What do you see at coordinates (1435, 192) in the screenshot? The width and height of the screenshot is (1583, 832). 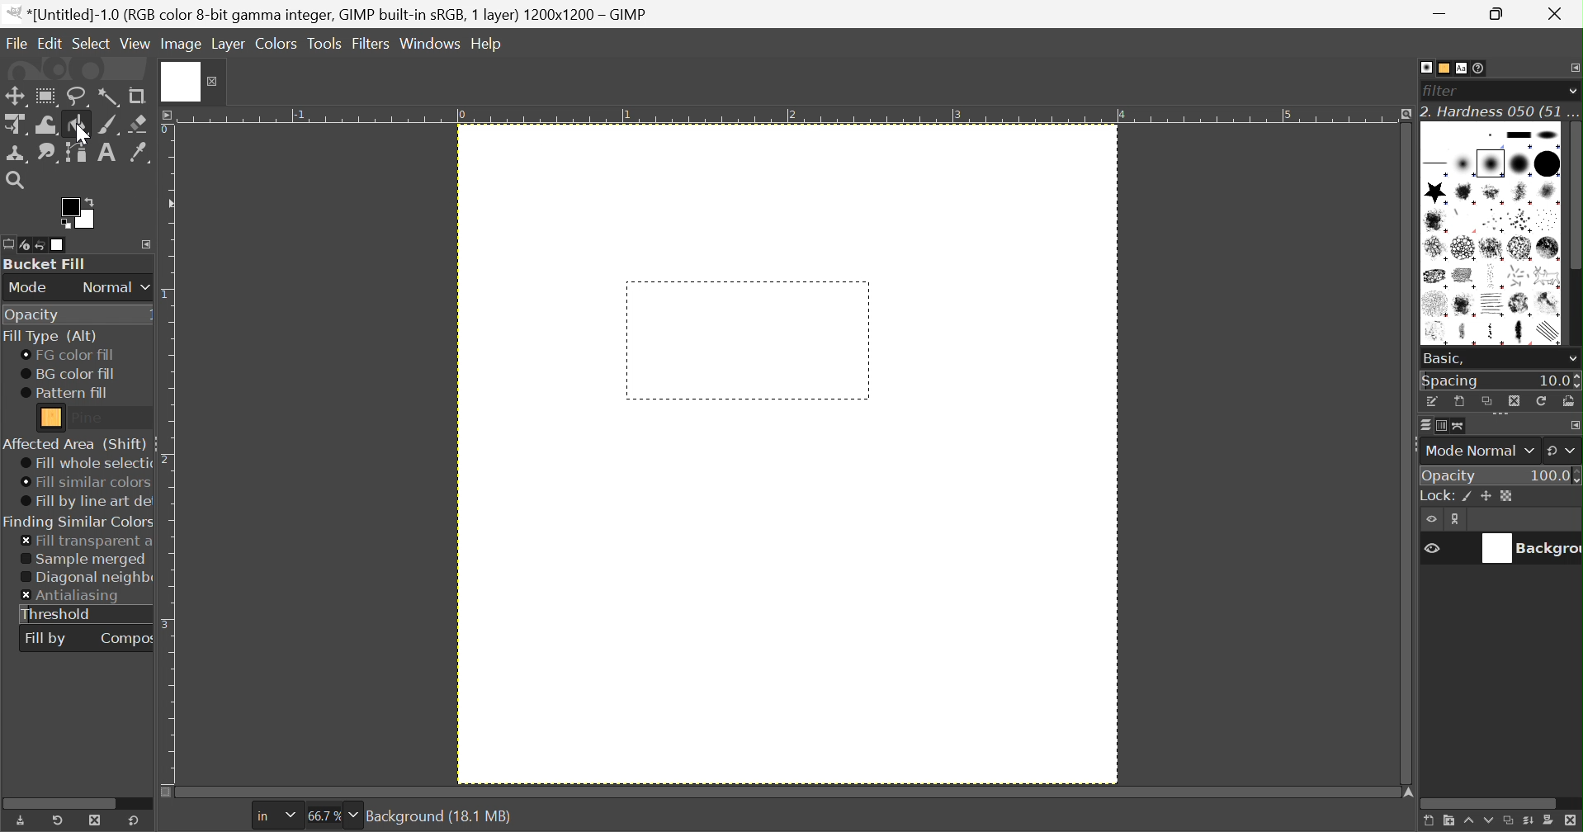 I see `Star` at bounding box center [1435, 192].